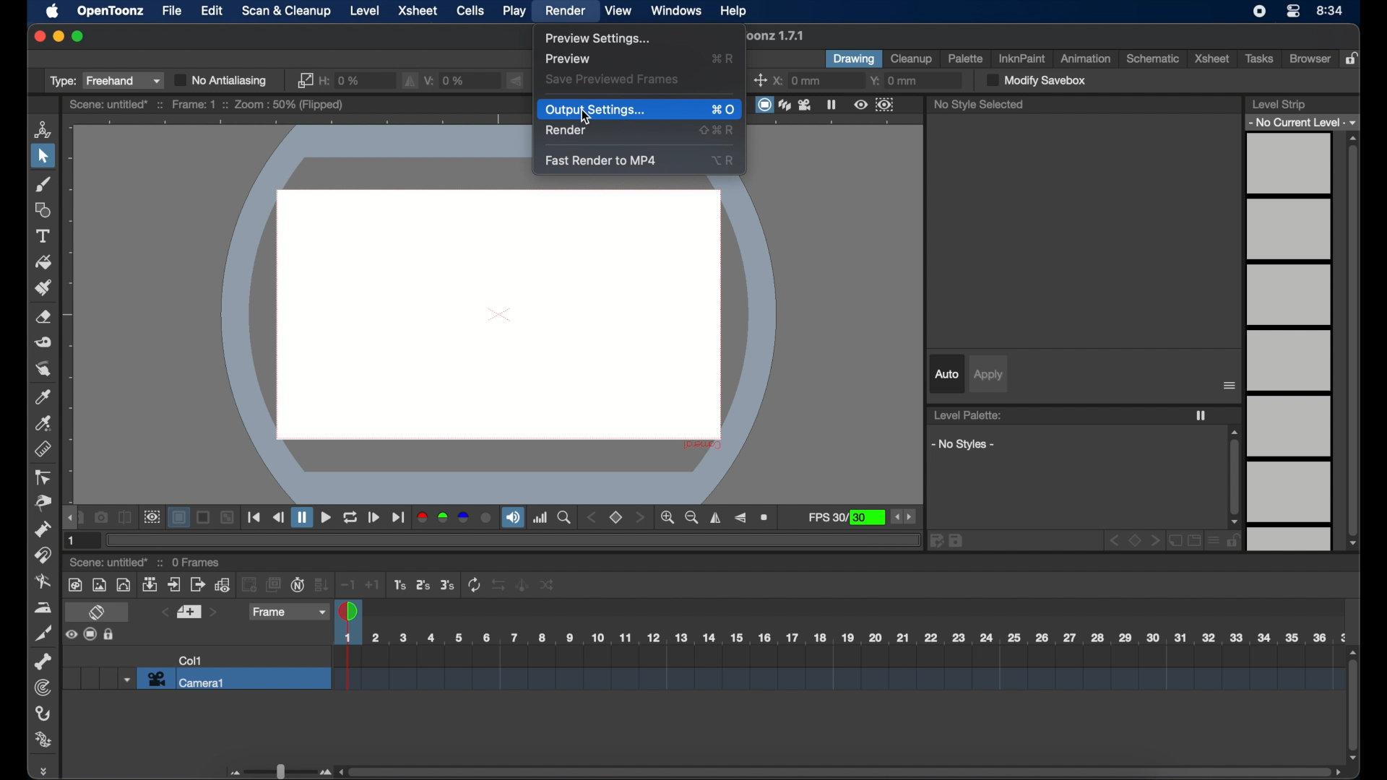 The height and width of the screenshot is (780, 1387). I want to click on shortcut, so click(716, 130).